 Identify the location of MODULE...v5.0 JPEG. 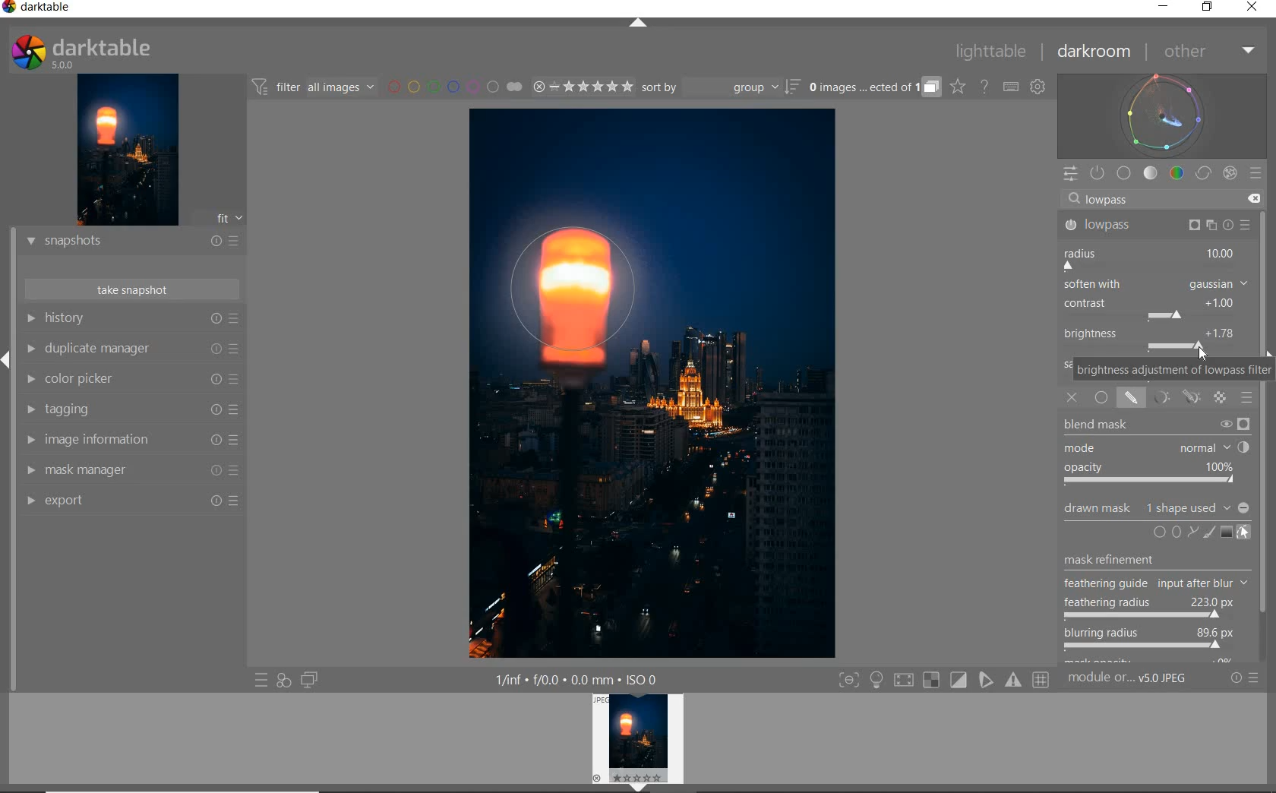
(1143, 680).